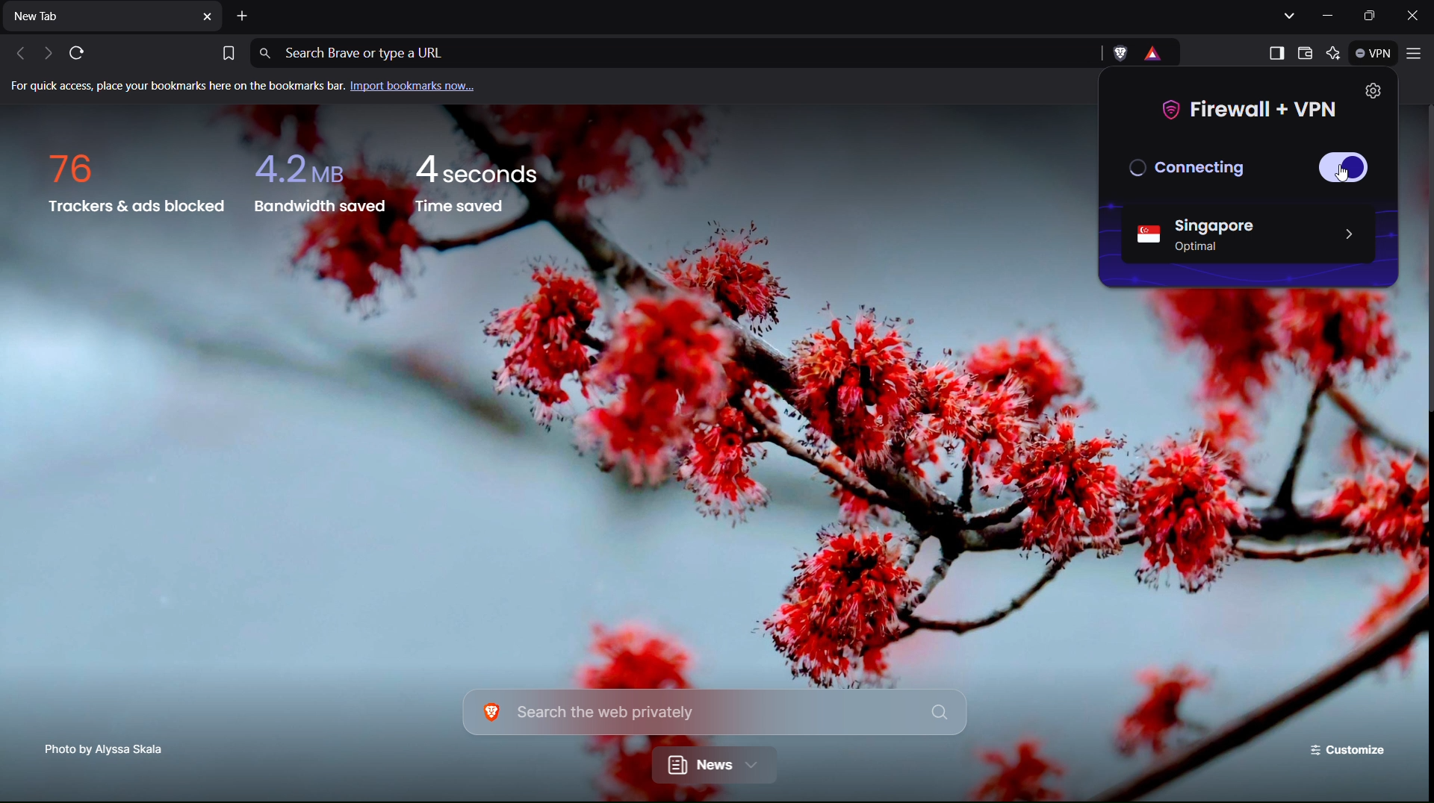  Describe the element at coordinates (228, 51) in the screenshot. I see `Bookmark` at that location.